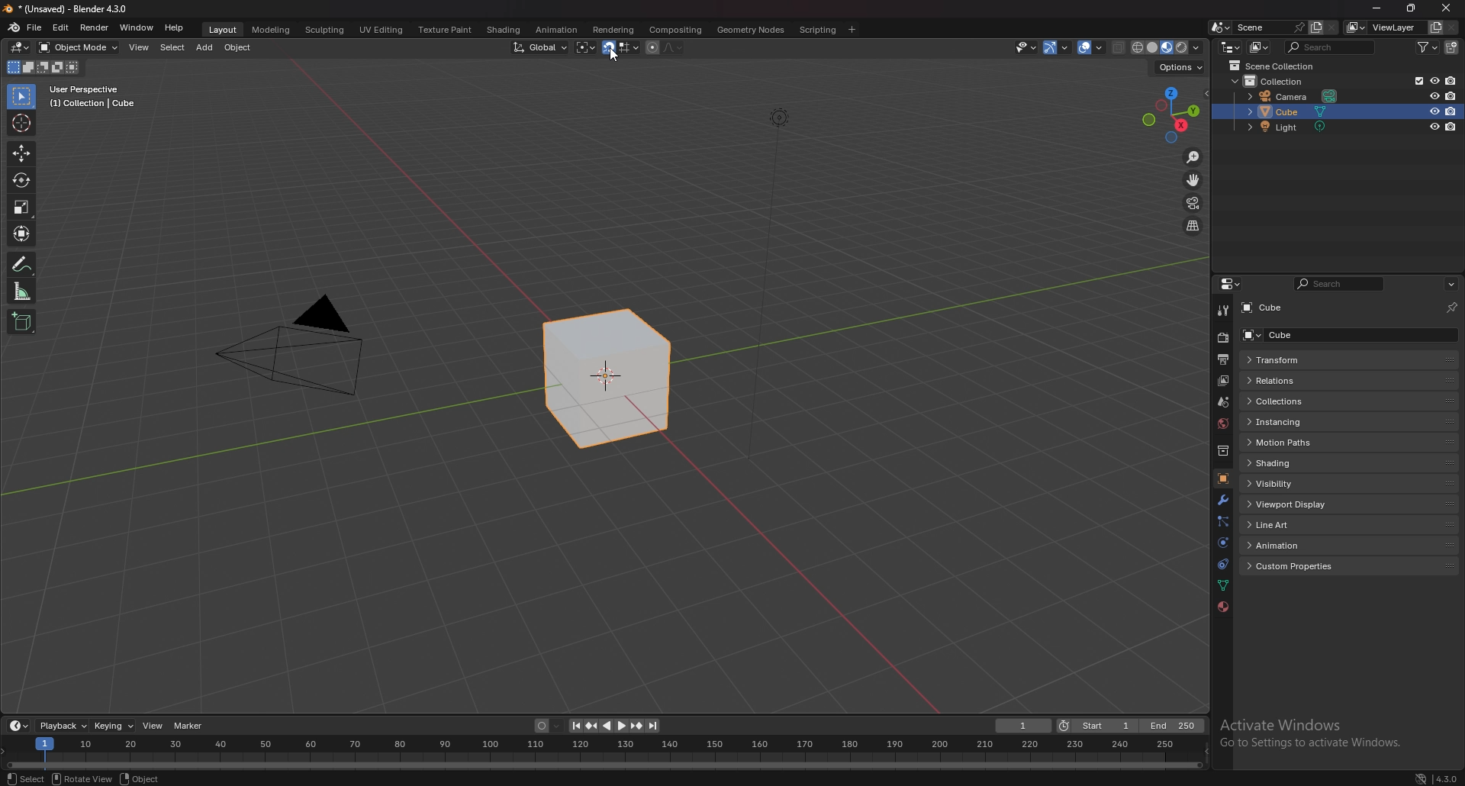 This screenshot has width=1465, height=786. I want to click on viewport display, so click(1293, 504).